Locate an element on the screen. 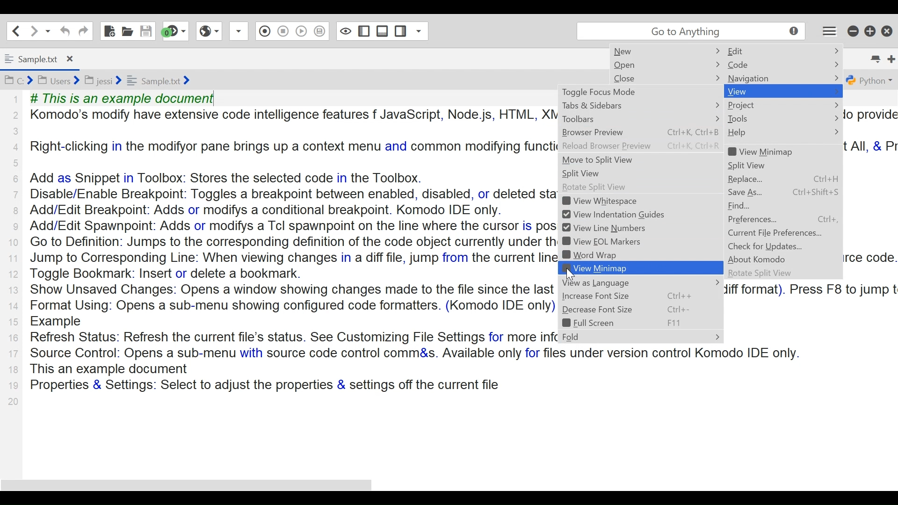 This screenshot has width=898, height=505. Open is located at coordinates (634, 65).